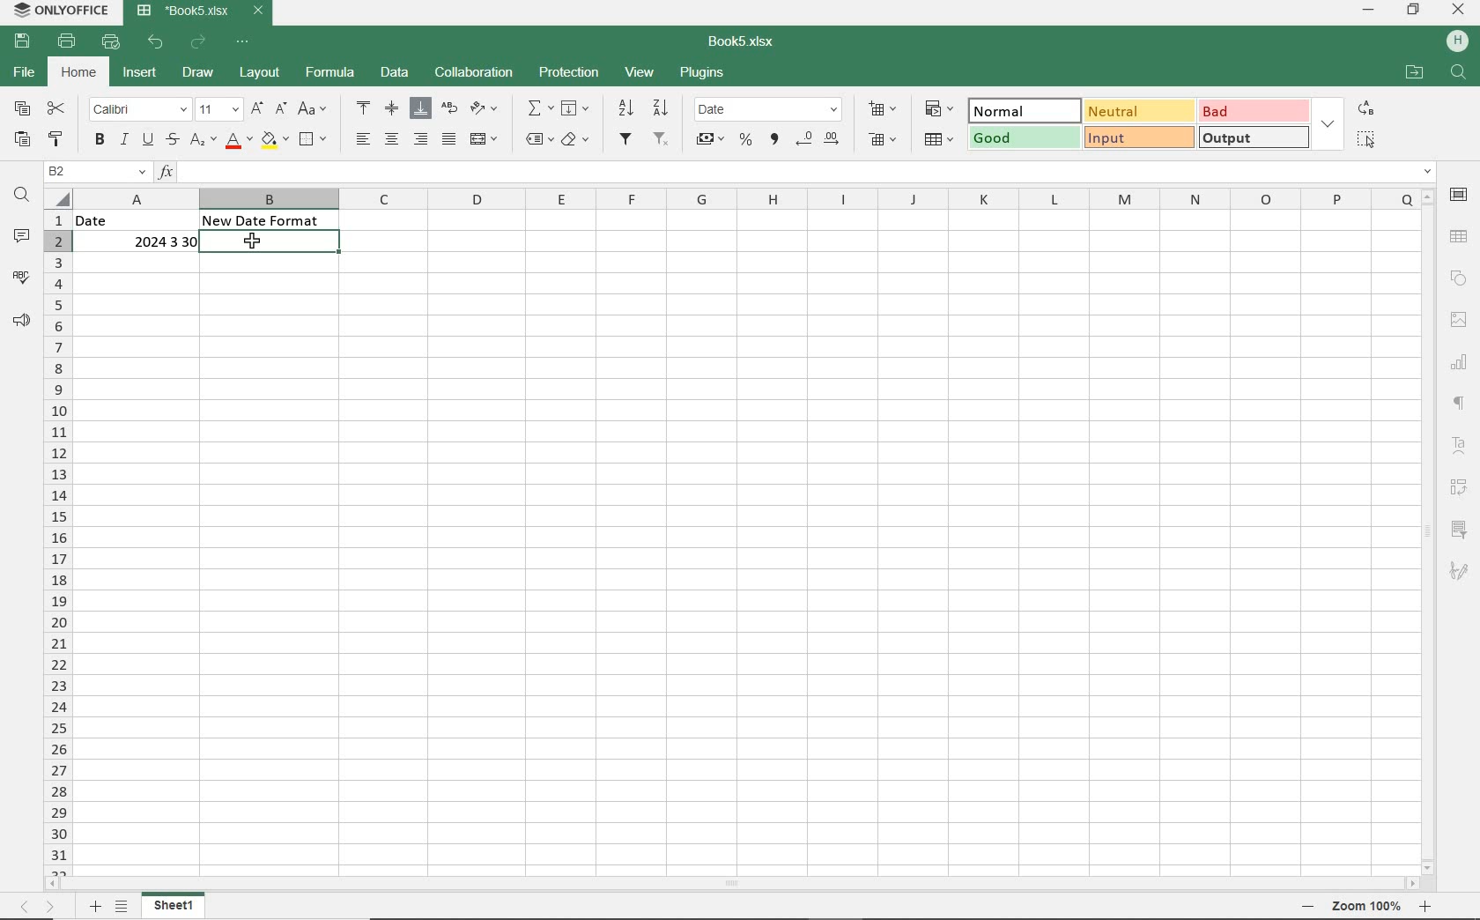  What do you see at coordinates (129, 220) in the screenshot?
I see `Date` at bounding box center [129, 220].